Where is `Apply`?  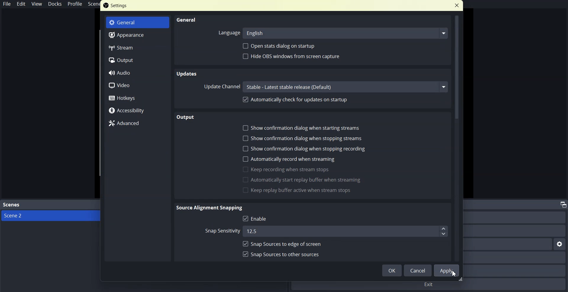
Apply is located at coordinates (447, 271).